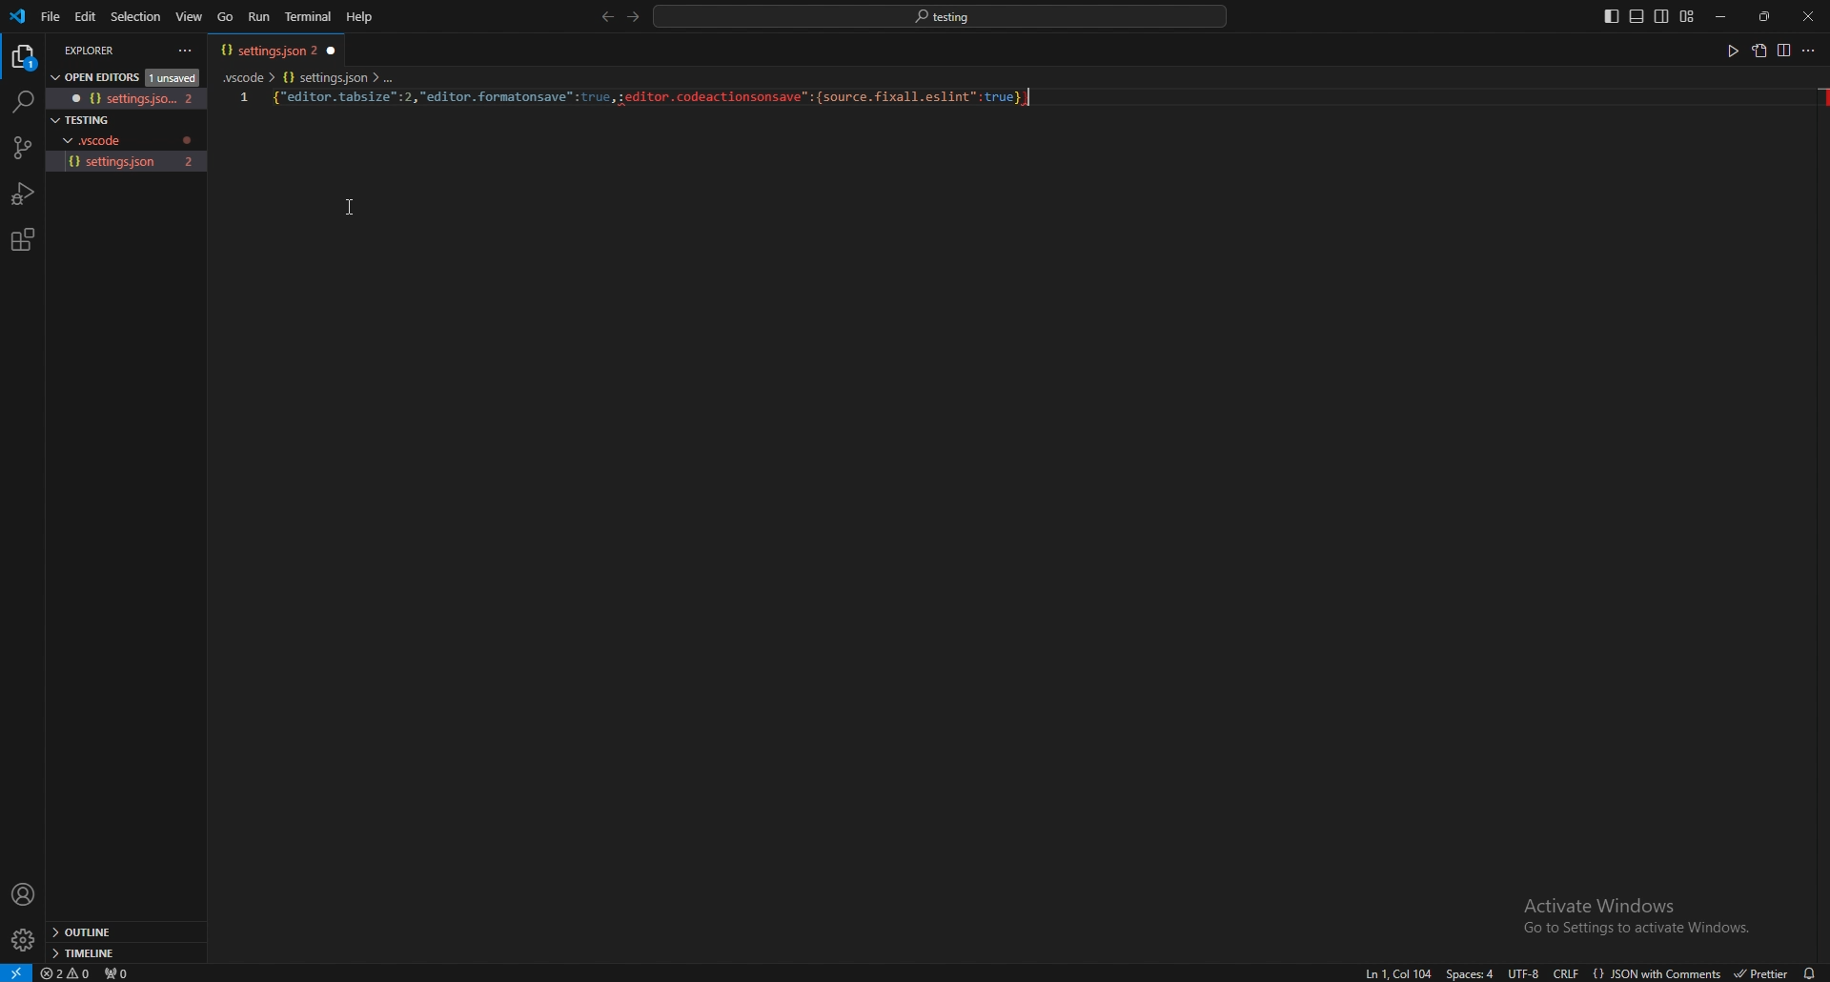 This screenshot has width=1830, height=982. I want to click on source code, so click(21, 149).